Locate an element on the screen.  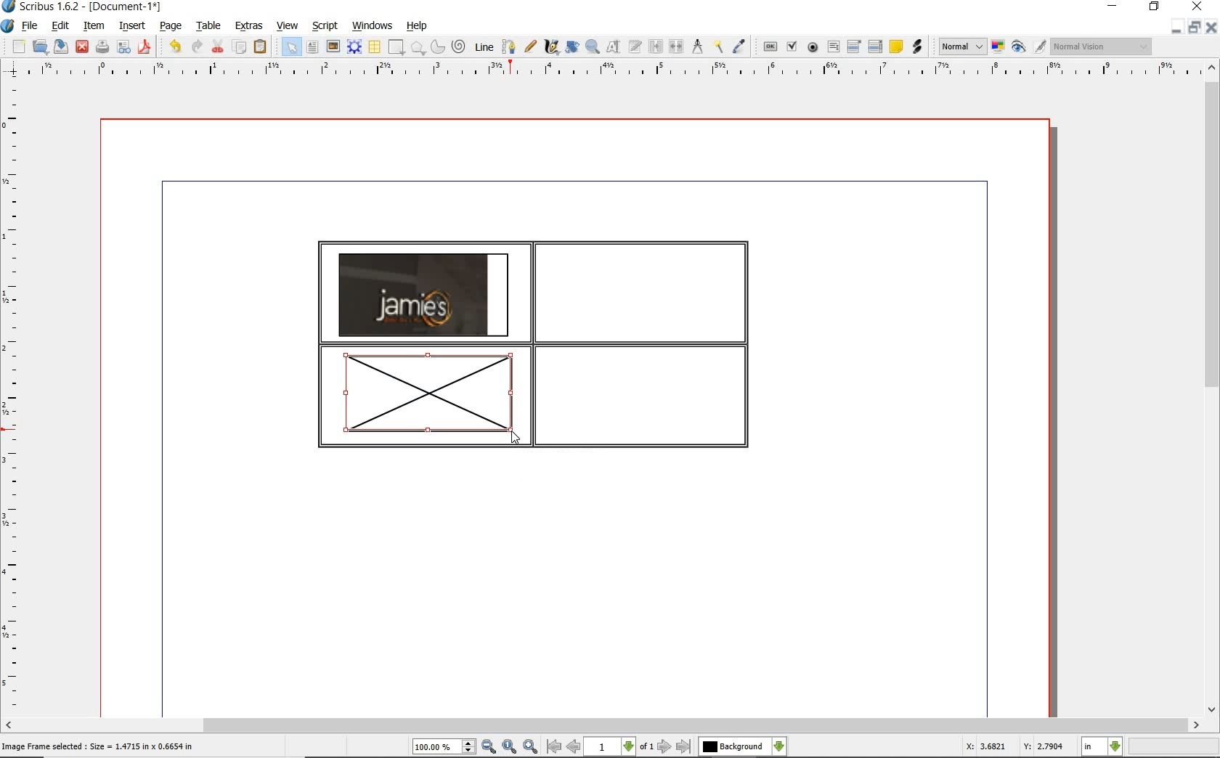
script is located at coordinates (326, 26).